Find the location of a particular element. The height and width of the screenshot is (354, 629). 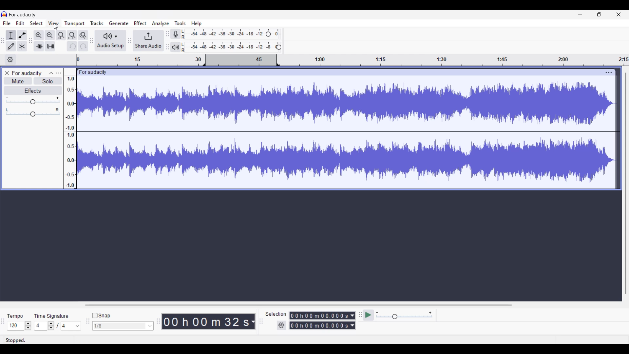

Minimize is located at coordinates (581, 14).